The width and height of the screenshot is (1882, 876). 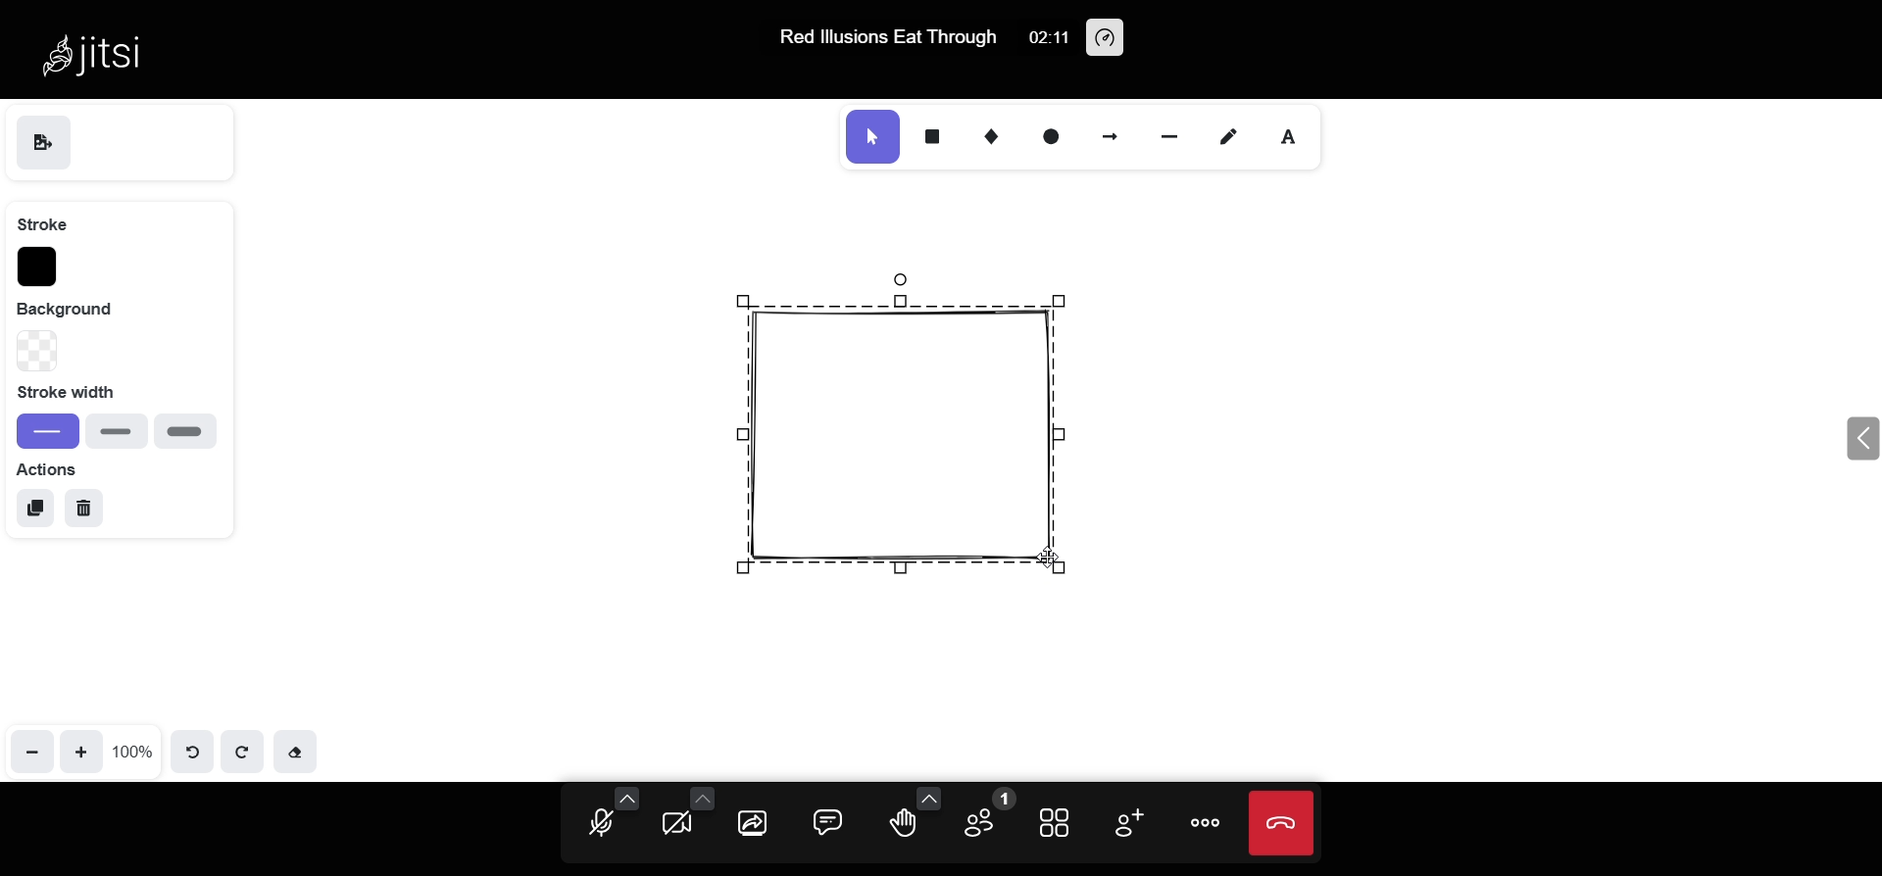 What do you see at coordinates (52, 430) in the screenshot?
I see `thin` at bounding box center [52, 430].